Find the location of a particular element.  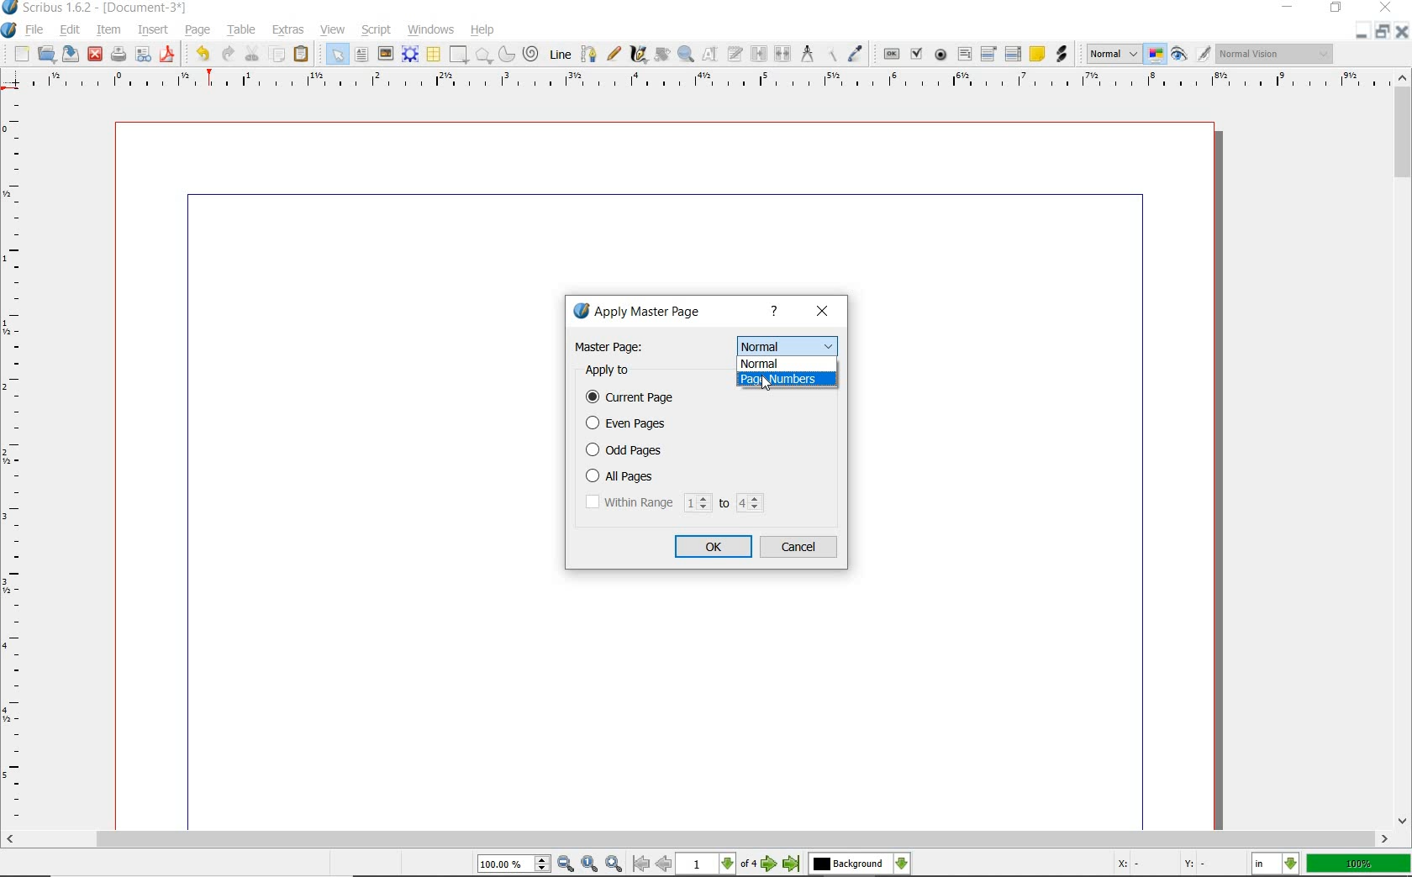

Close is located at coordinates (1404, 34).